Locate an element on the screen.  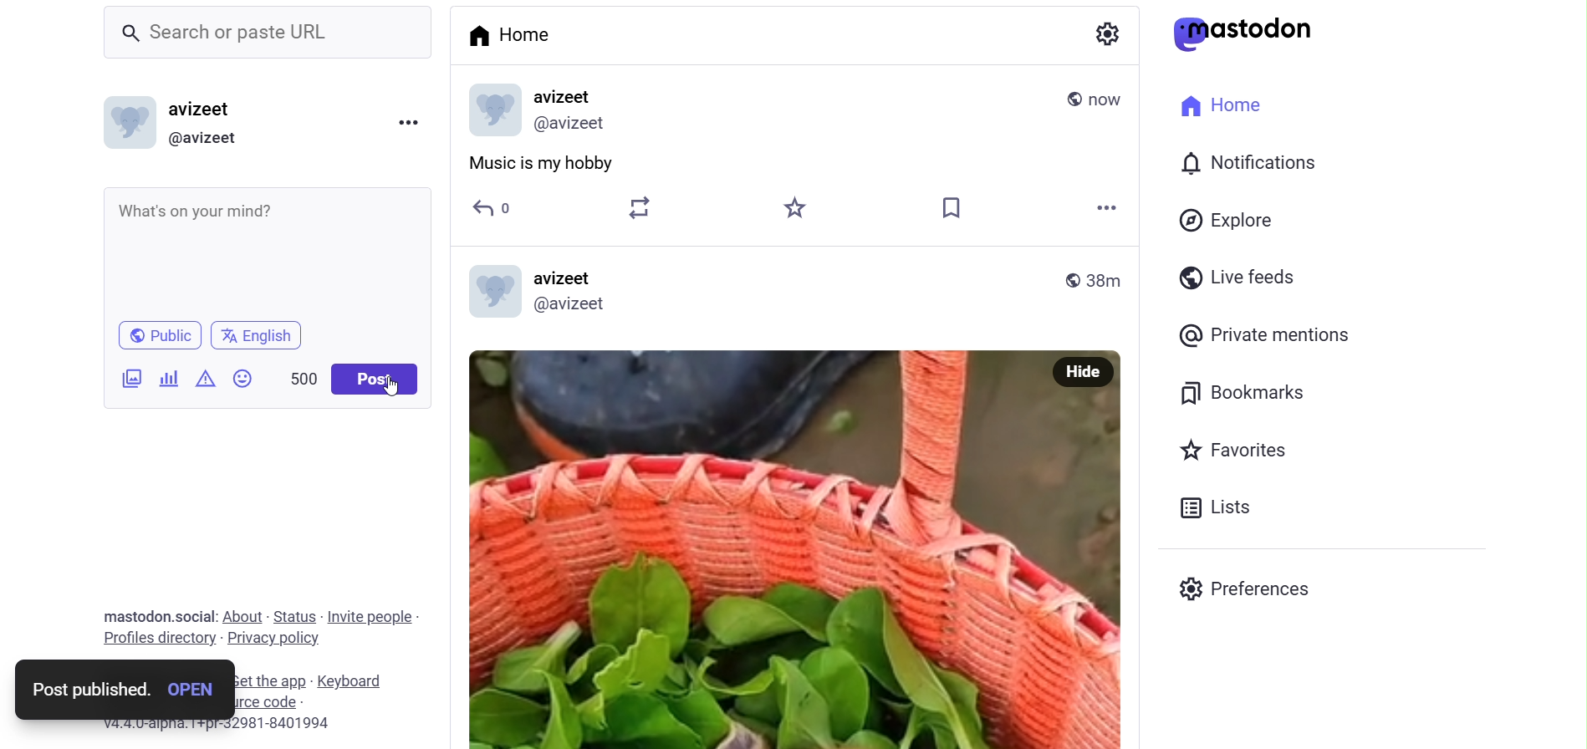
Music is my hobby is located at coordinates (551, 166).